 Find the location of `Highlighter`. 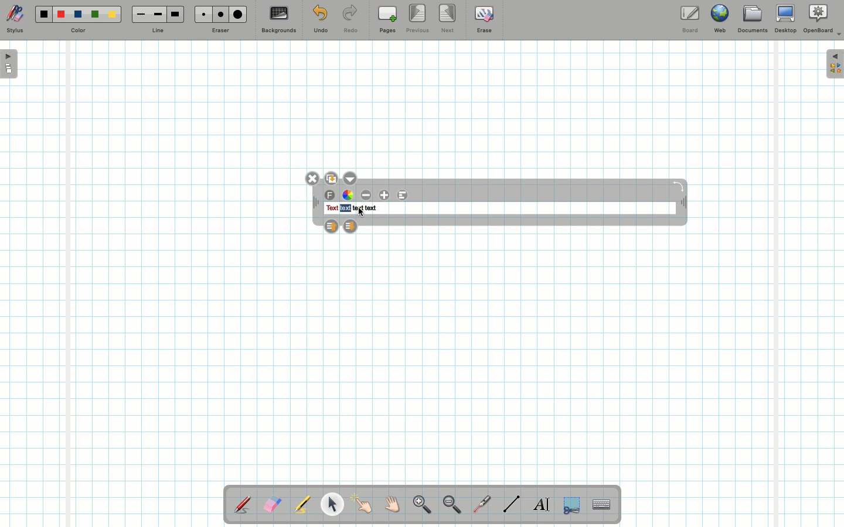

Highlighter is located at coordinates (301, 505).